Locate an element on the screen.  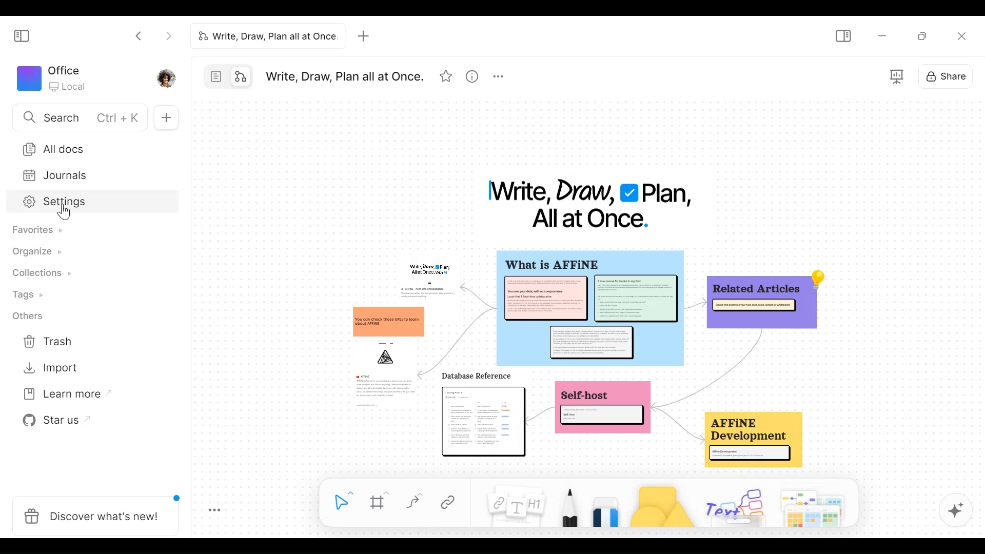
Journal is located at coordinates (52, 176).